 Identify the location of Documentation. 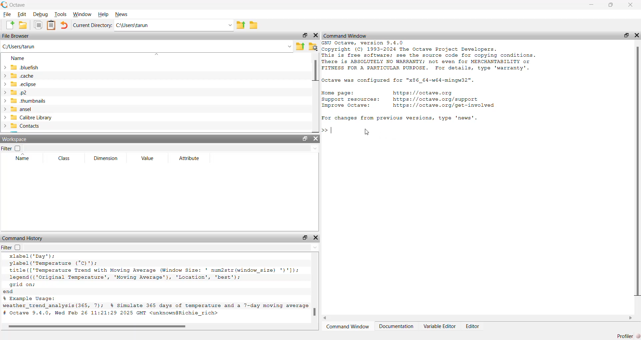
(397, 326).